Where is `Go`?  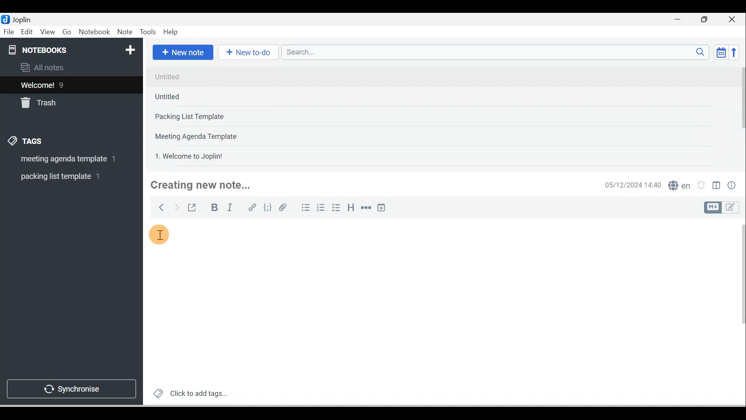 Go is located at coordinates (68, 32).